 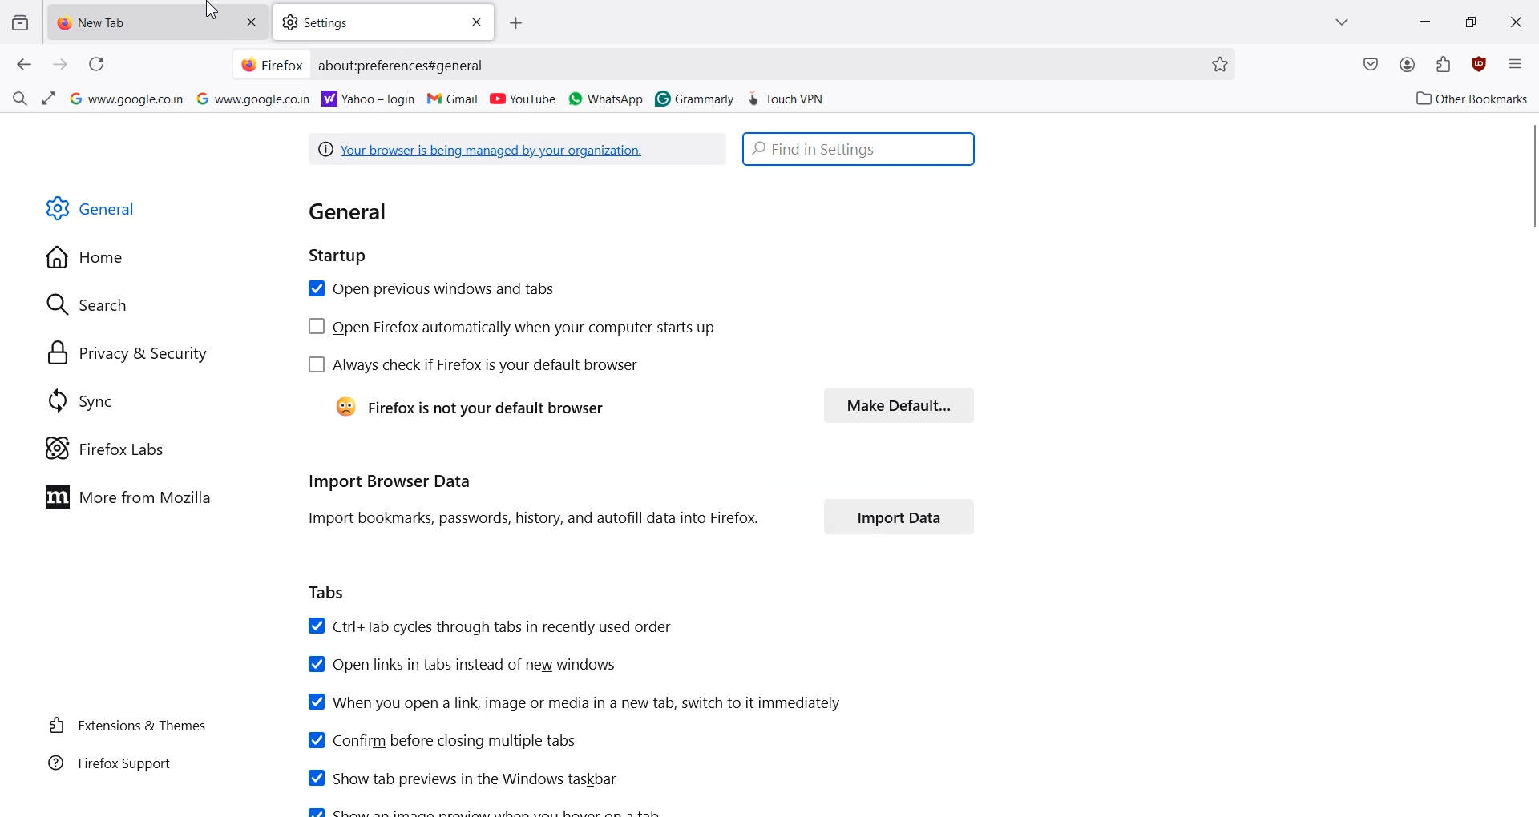 What do you see at coordinates (95, 64) in the screenshot?
I see `Refresh` at bounding box center [95, 64].